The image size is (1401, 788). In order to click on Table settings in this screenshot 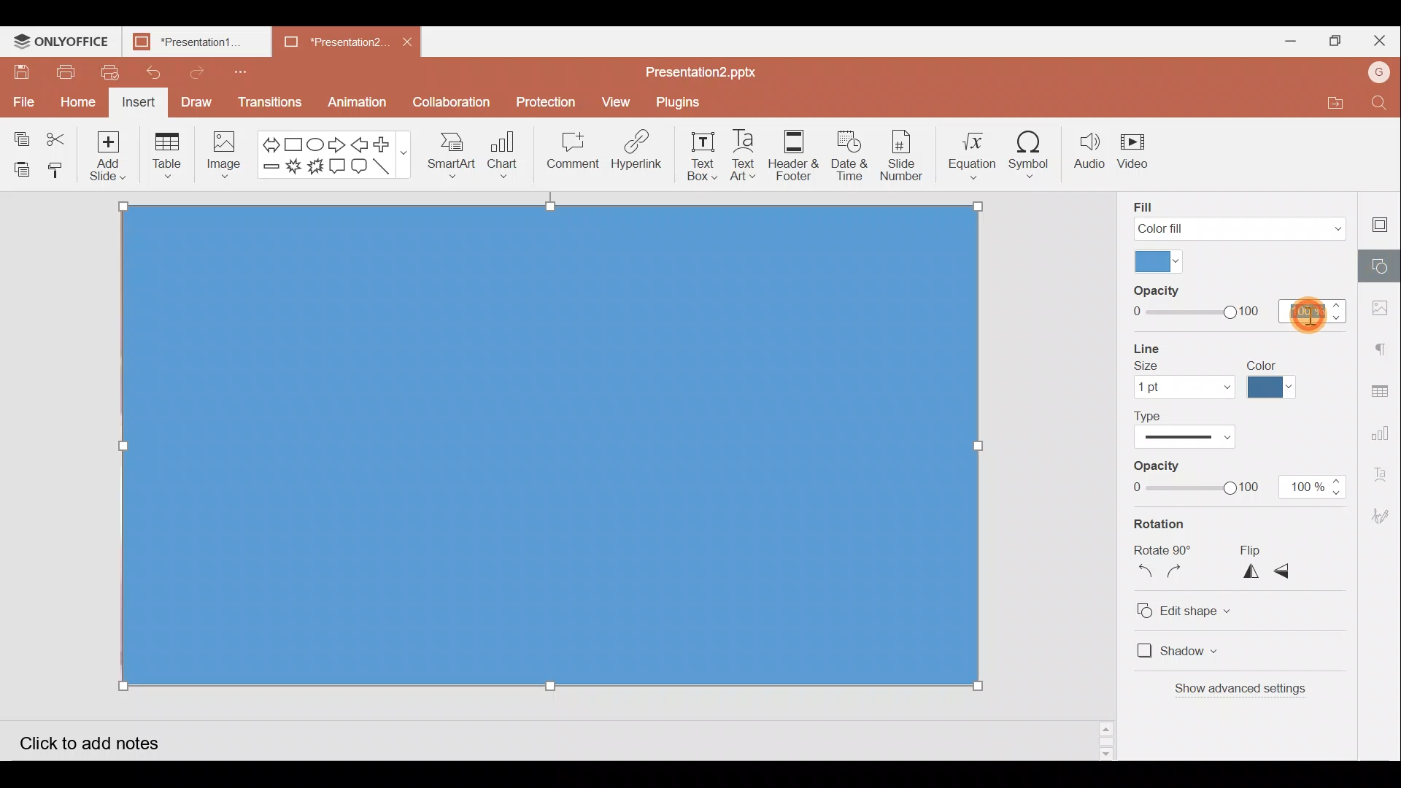, I will do `click(1383, 383)`.